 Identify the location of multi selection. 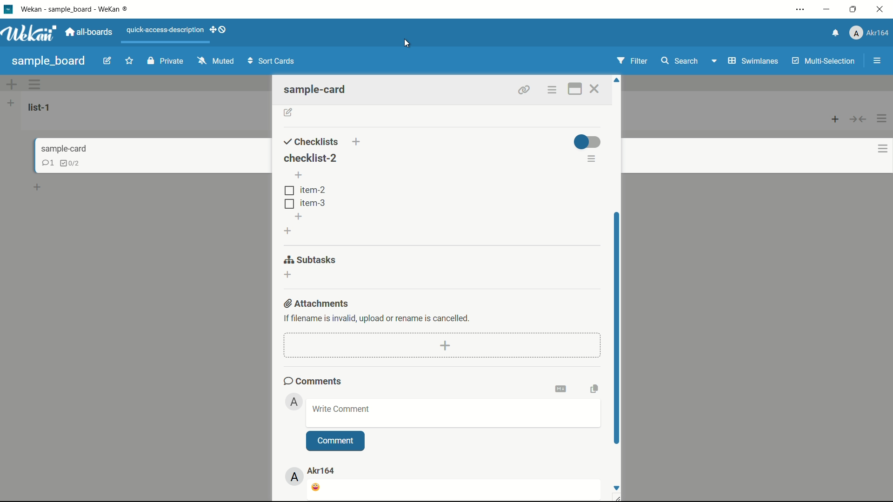
(823, 62).